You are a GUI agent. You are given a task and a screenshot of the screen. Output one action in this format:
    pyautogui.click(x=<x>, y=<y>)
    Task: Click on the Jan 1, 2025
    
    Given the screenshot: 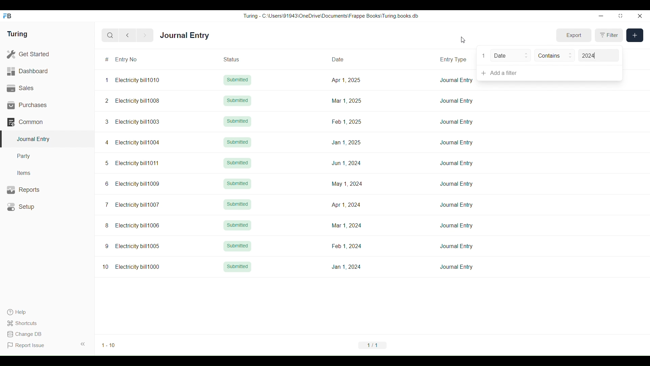 What is the action you would take?
    pyautogui.click(x=346, y=142)
    